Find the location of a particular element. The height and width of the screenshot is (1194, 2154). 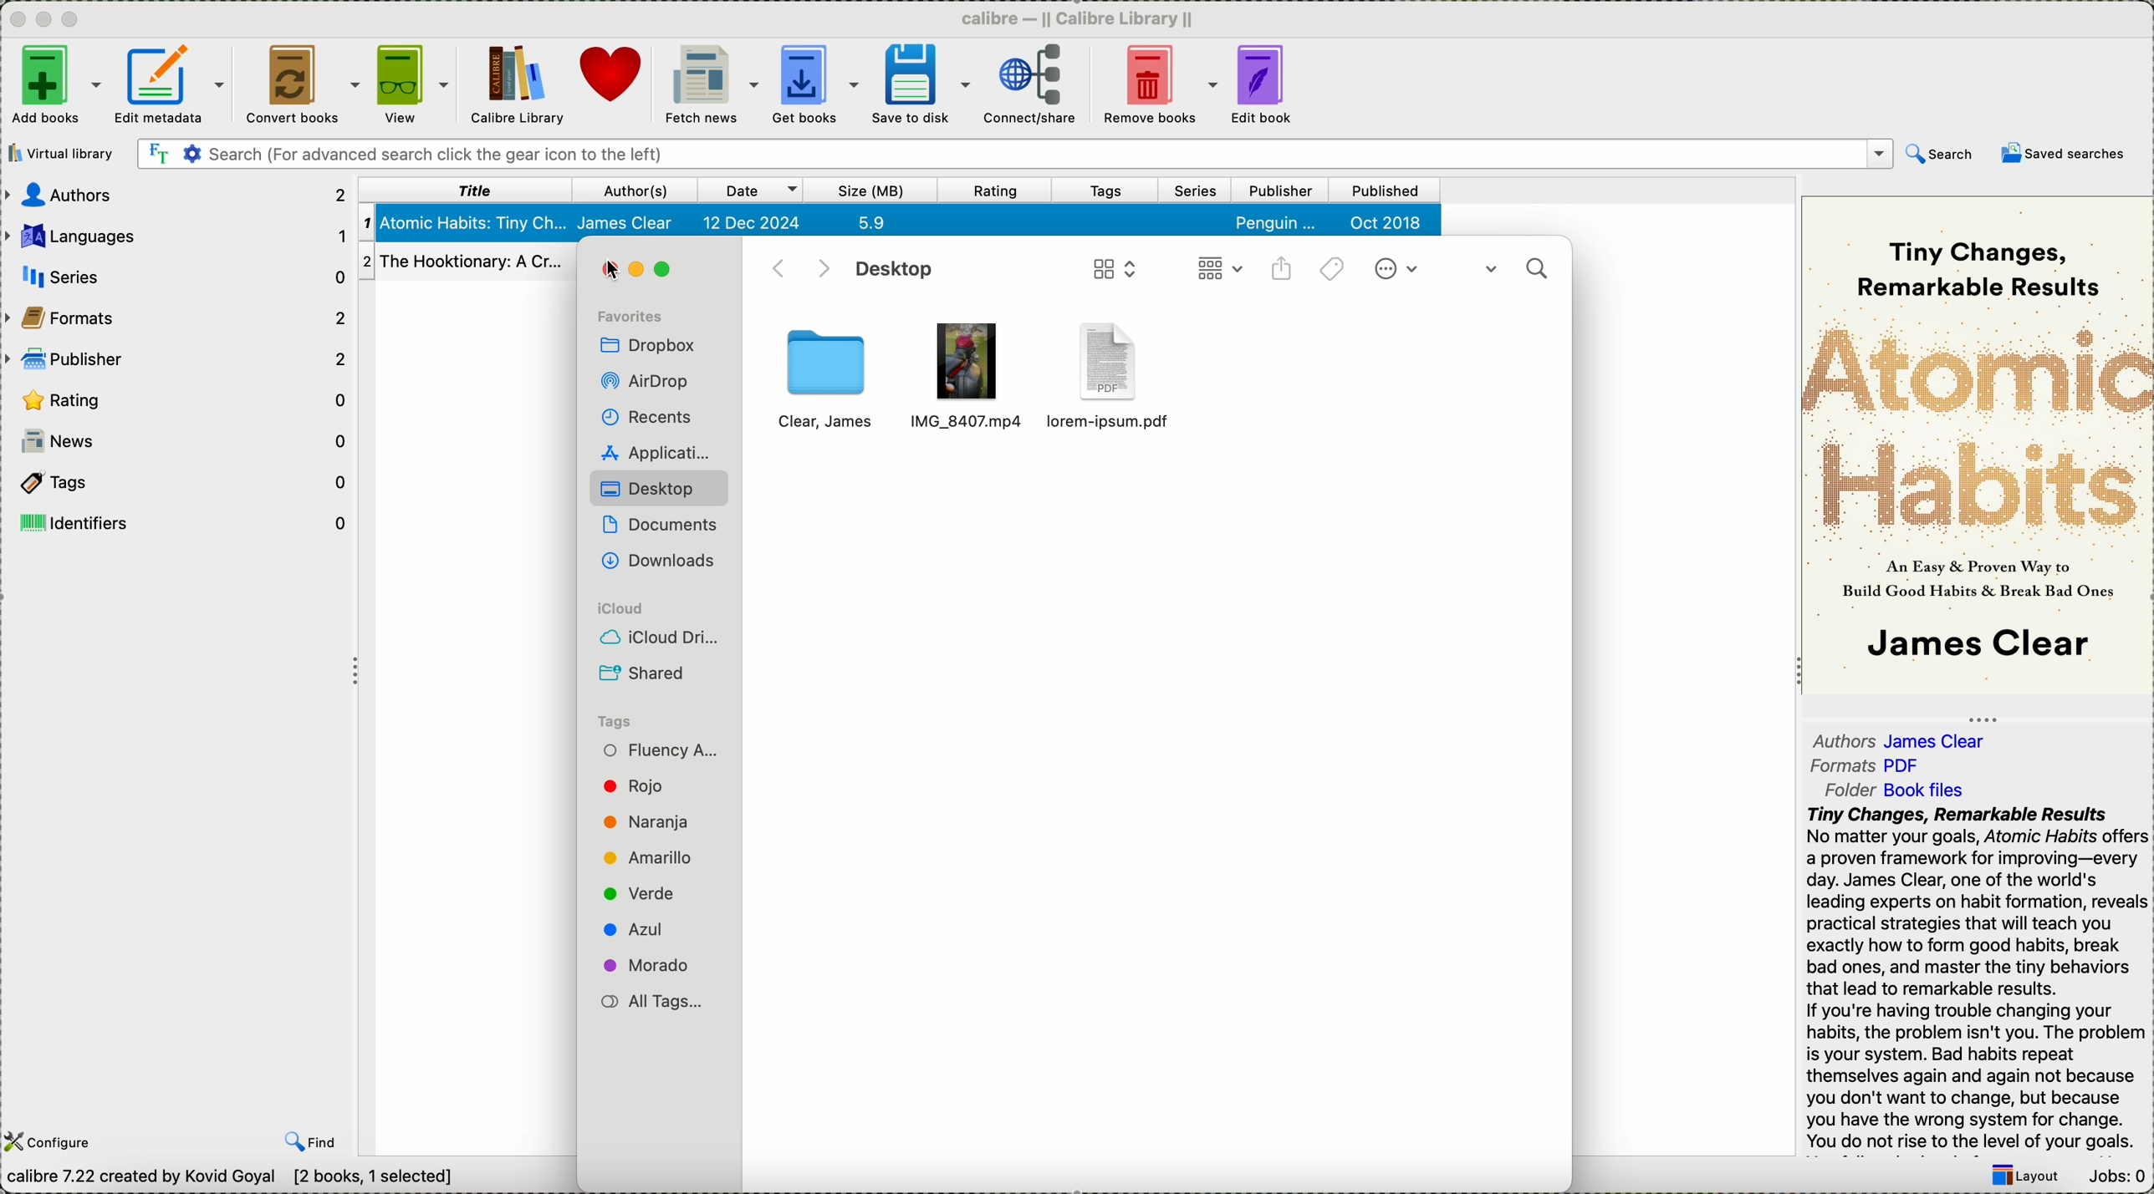

recents is located at coordinates (651, 414).